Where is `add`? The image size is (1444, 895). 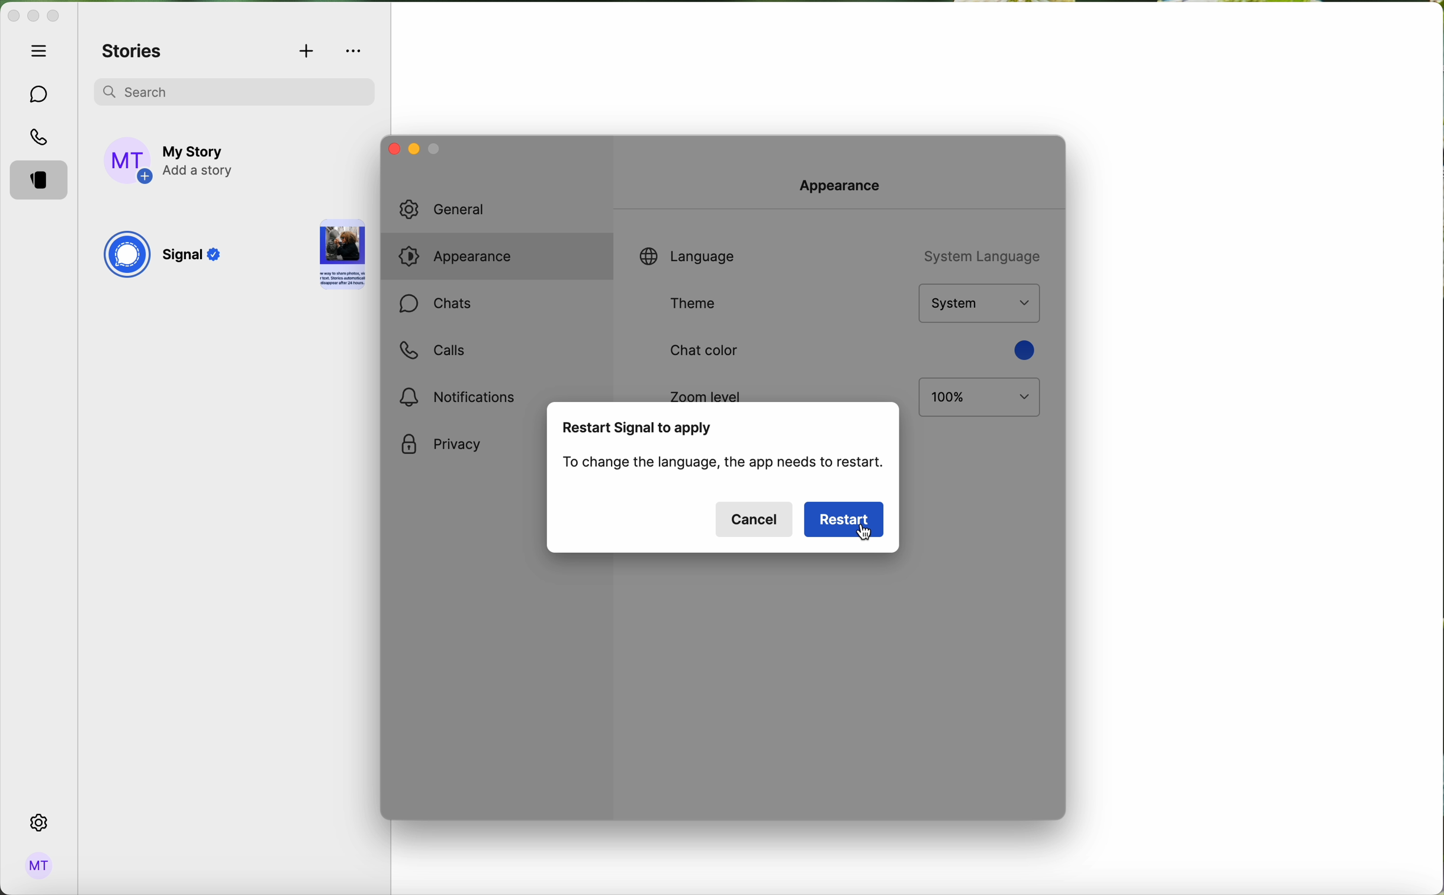
add is located at coordinates (308, 52).